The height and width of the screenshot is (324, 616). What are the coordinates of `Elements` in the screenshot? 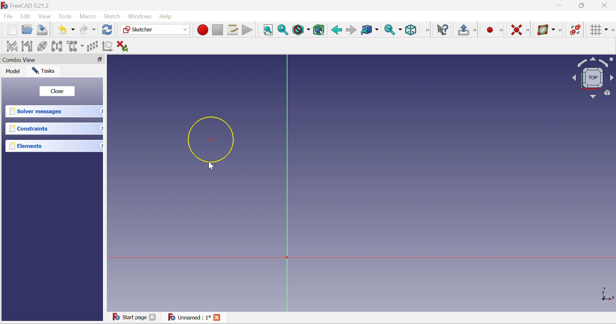 It's located at (25, 147).